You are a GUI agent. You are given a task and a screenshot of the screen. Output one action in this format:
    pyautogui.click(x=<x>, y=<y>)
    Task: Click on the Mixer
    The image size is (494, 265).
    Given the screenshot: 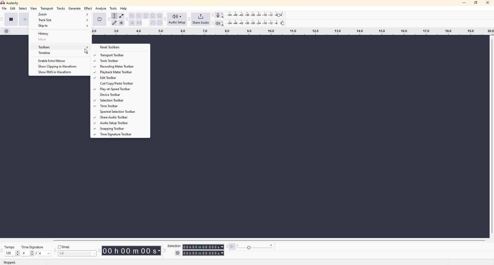 What is the action you would take?
    pyautogui.click(x=55, y=40)
    